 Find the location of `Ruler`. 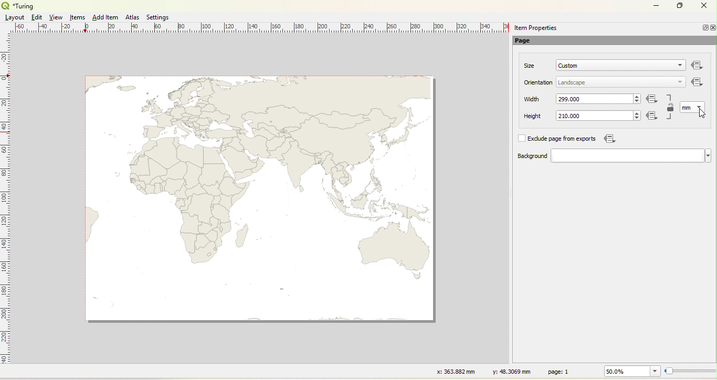

Ruler is located at coordinates (6, 205).